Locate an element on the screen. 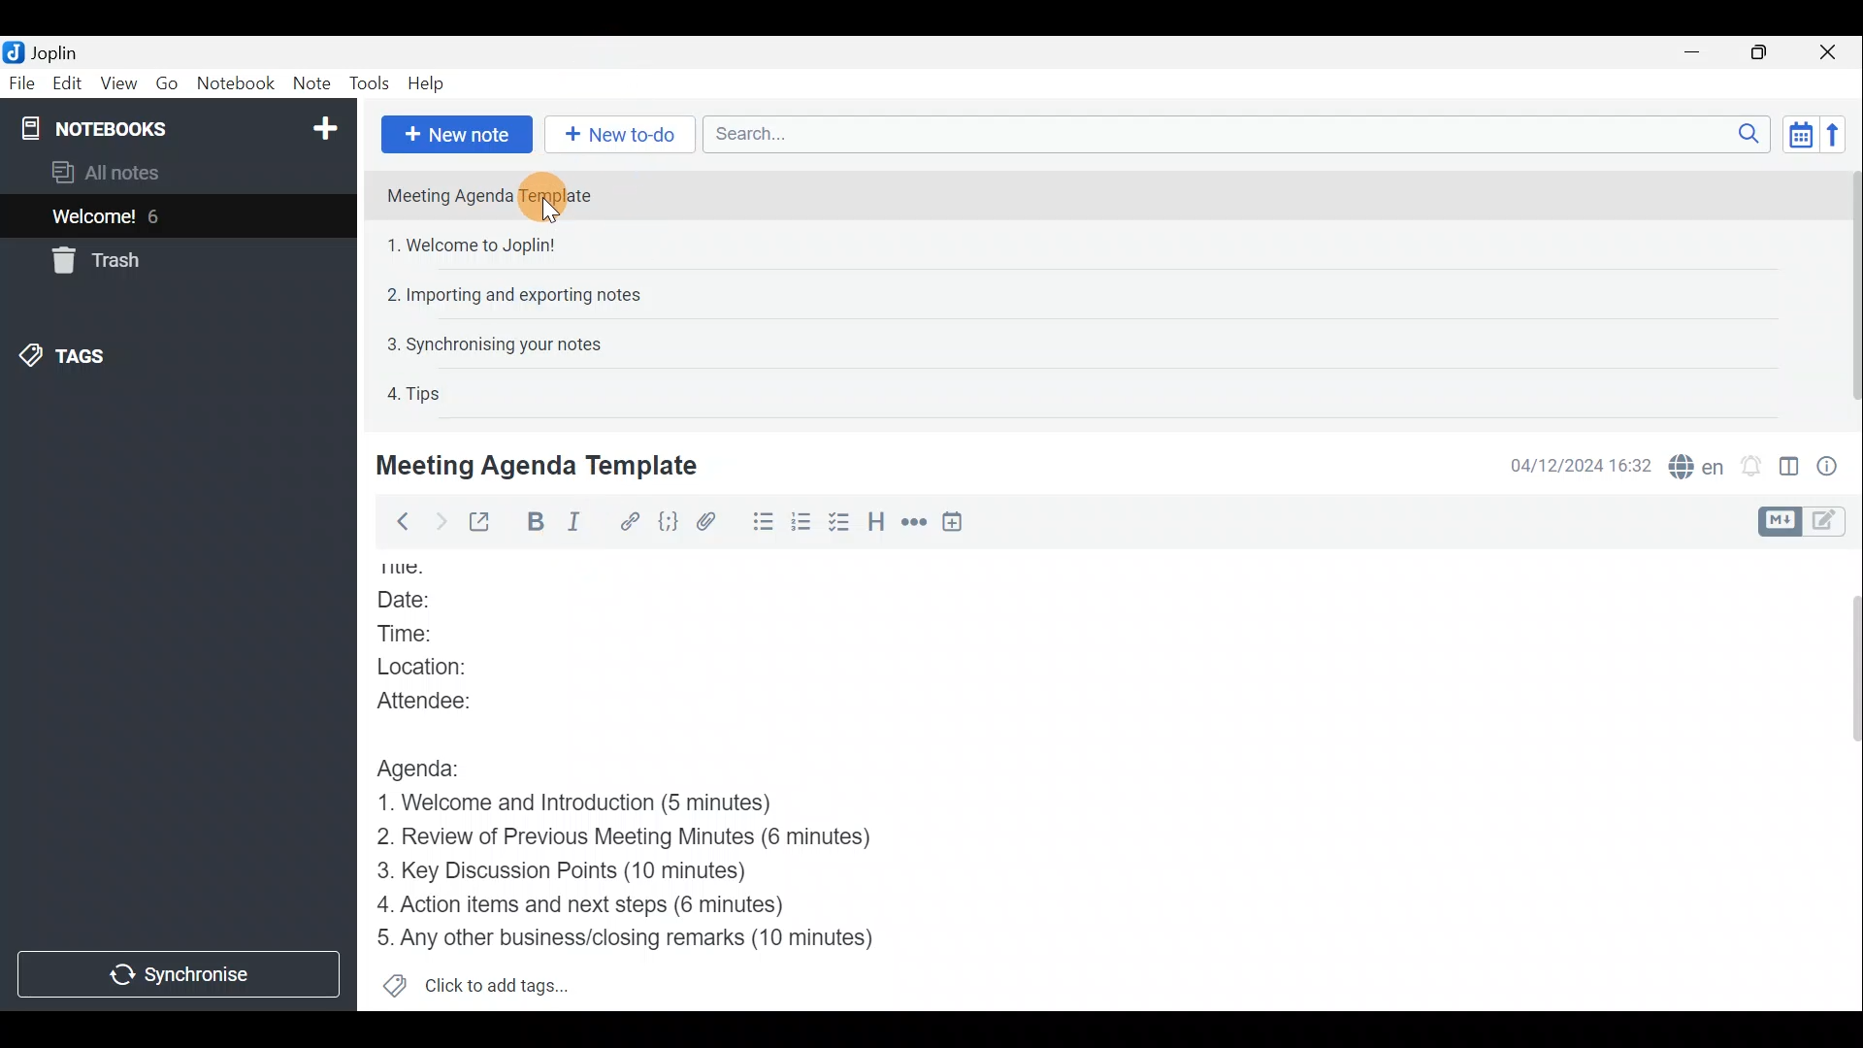  Insert time is located at coordinates (957, 525).